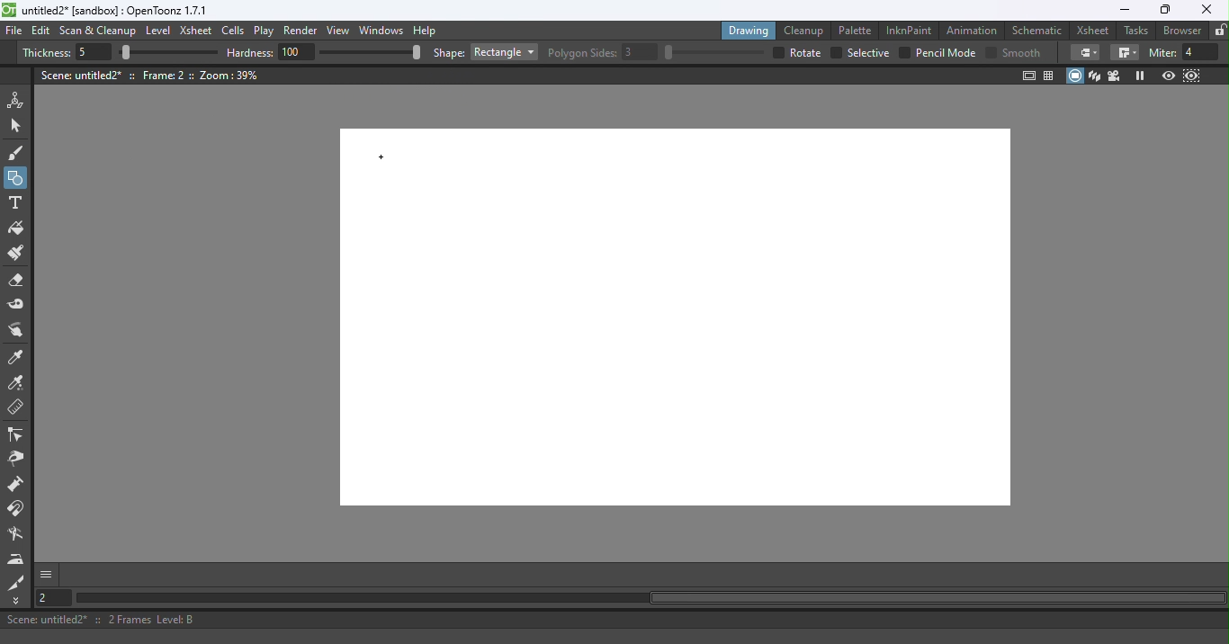 Image resolution: width=1229 pixels, height=644 pixels. Describe the element at coordinates (46, 574) in the screenshot. I see `More options` at that location.